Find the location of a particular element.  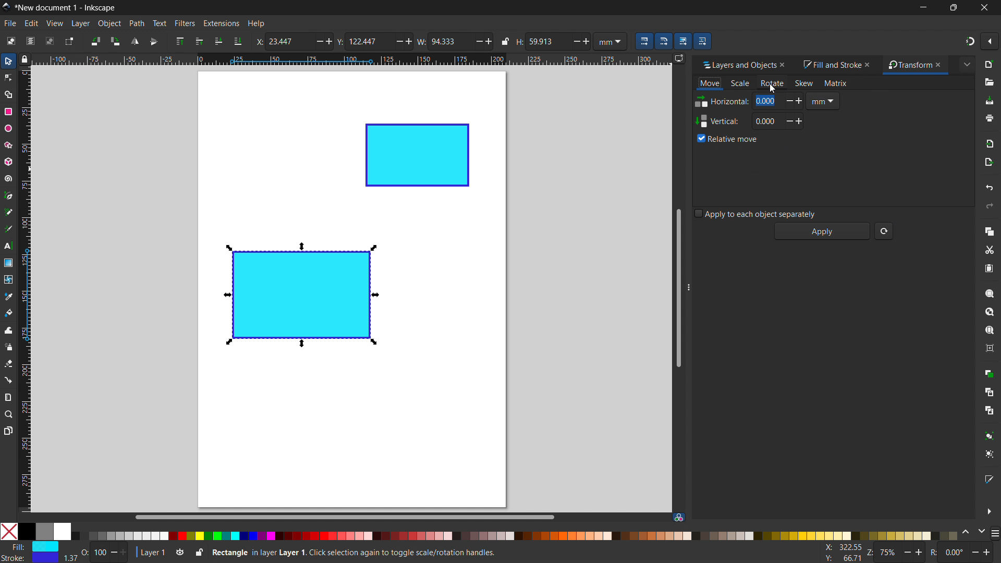

when scaling rectangle, scale the radii of the rounded corners is located at coordinates (663, 41).